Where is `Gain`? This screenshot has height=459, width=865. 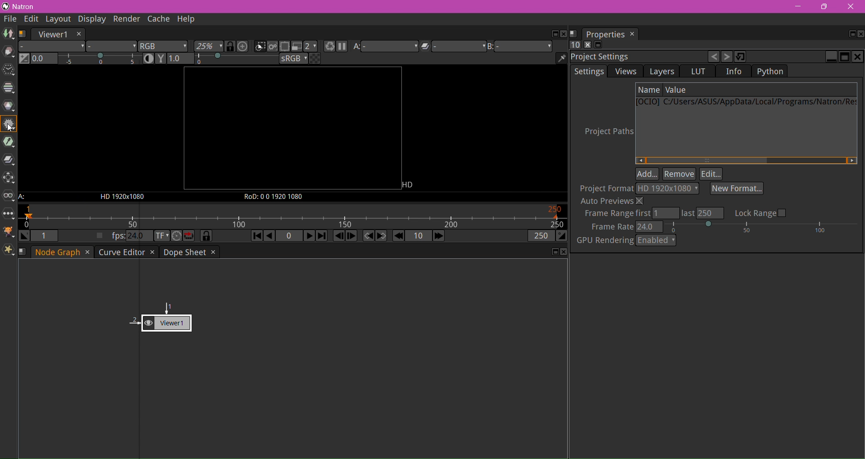 Gain is located at coordinates (87, 59).